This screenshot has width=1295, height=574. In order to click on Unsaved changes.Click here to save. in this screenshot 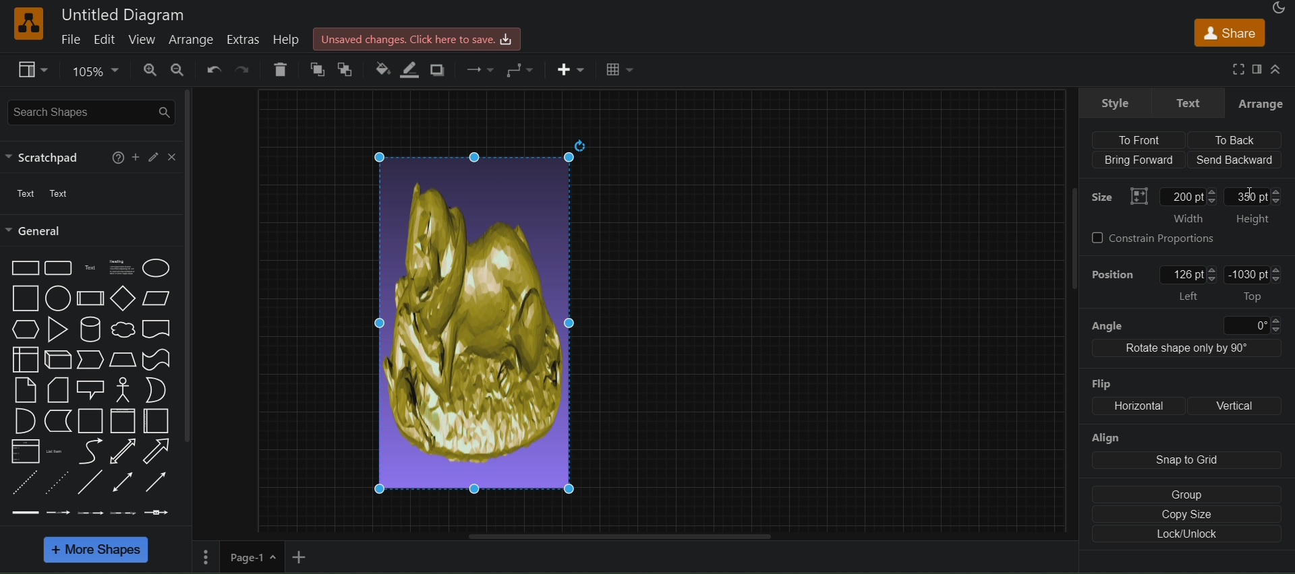, I will do `click(417, 38)`.